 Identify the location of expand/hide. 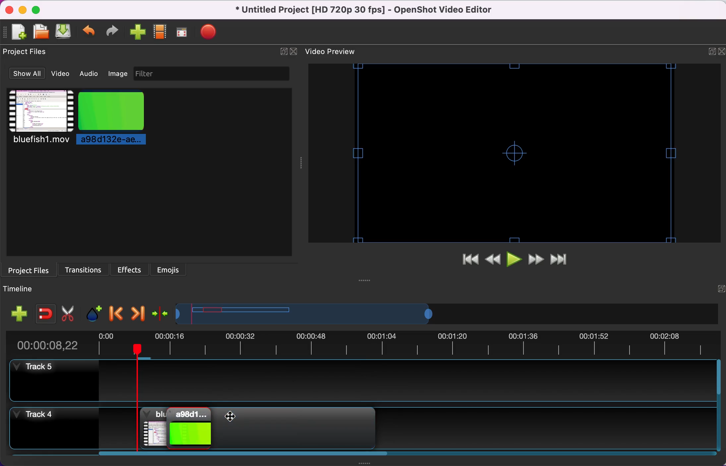
(282, 52).